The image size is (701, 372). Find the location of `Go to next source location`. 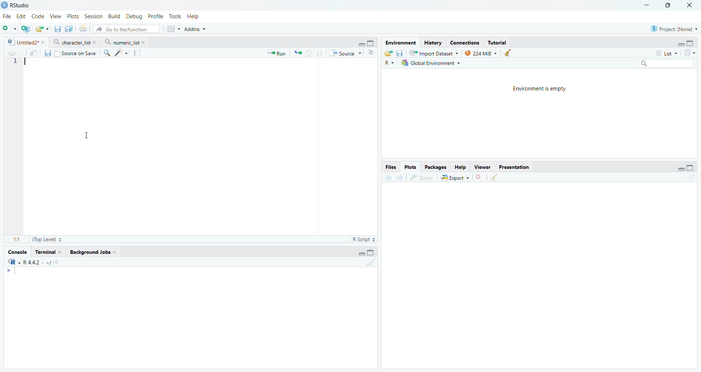

Go to next source location is located at coordinates (21, 53).